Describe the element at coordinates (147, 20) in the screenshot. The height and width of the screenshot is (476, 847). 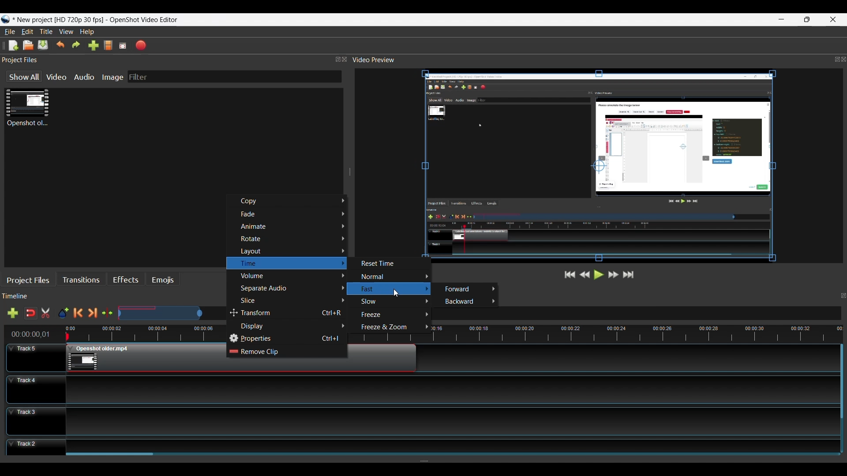
I see `OpenShot video editor` at that location.